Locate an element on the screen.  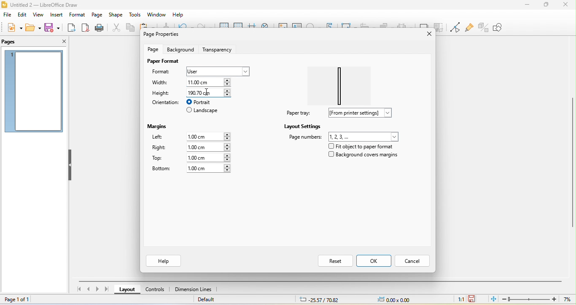
right is located at coordinates (159, 148).